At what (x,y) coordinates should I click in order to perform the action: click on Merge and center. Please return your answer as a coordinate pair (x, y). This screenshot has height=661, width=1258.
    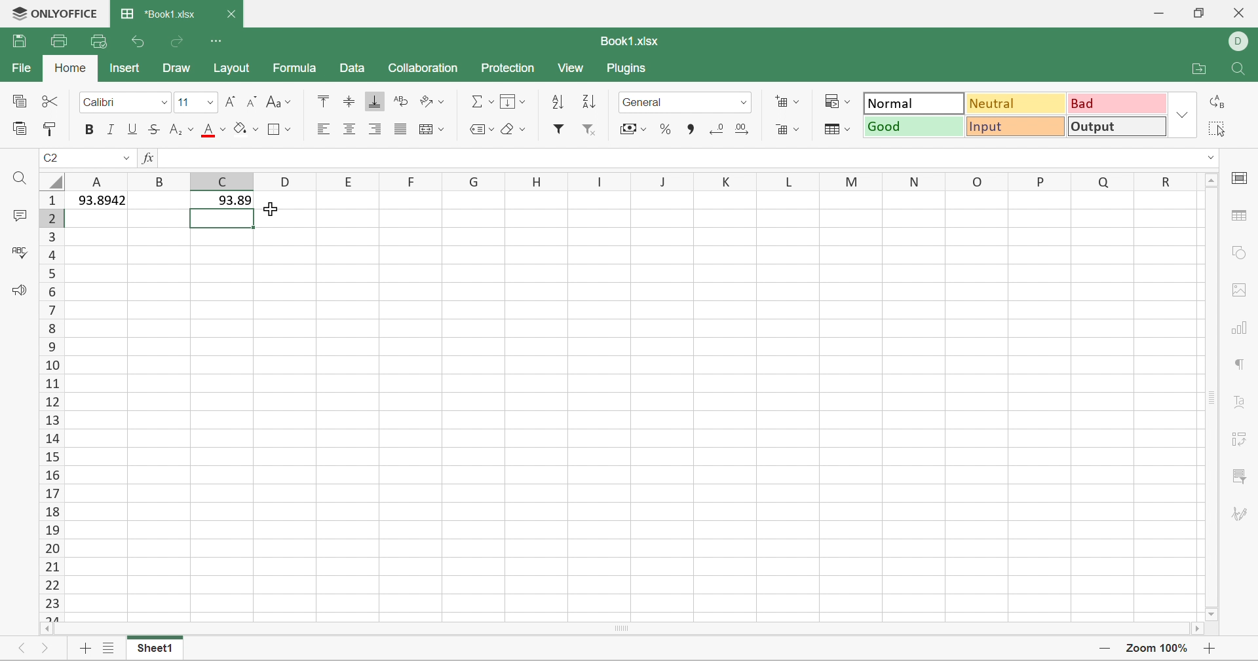
    Looking at the image, I should click on (432, 128).